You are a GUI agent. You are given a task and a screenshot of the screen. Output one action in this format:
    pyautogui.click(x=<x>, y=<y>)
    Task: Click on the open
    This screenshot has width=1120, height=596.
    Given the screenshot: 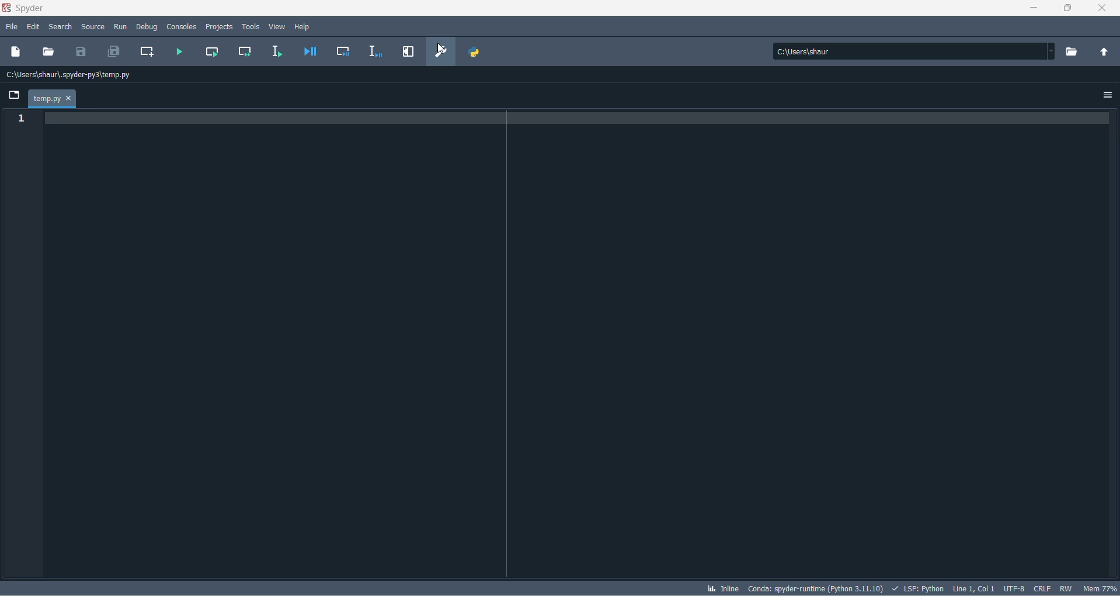 What is the action you would take?
    pyautogui.click(x=48, y=51)
    